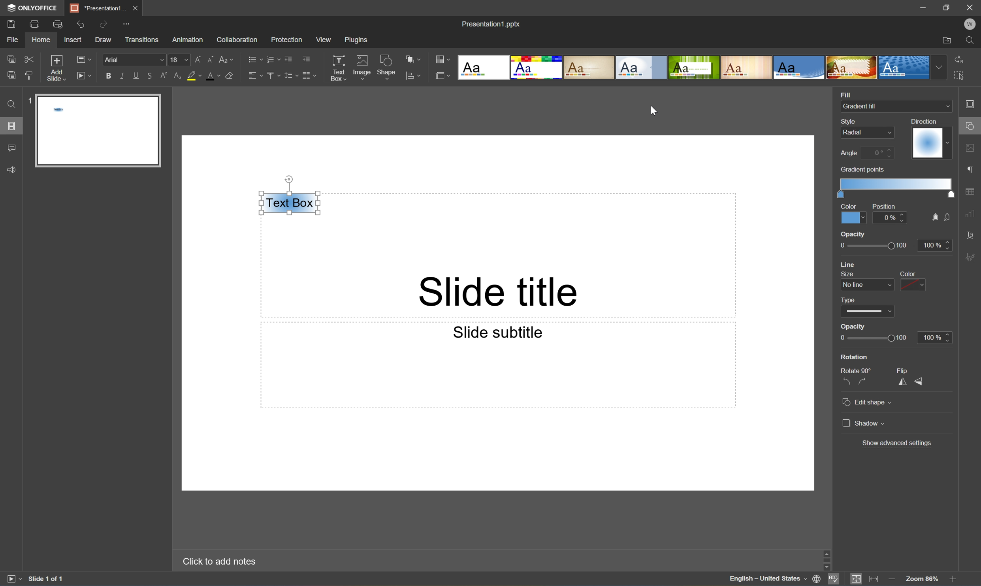  I want to click on Presentation1.pptx, so click(492, 25).